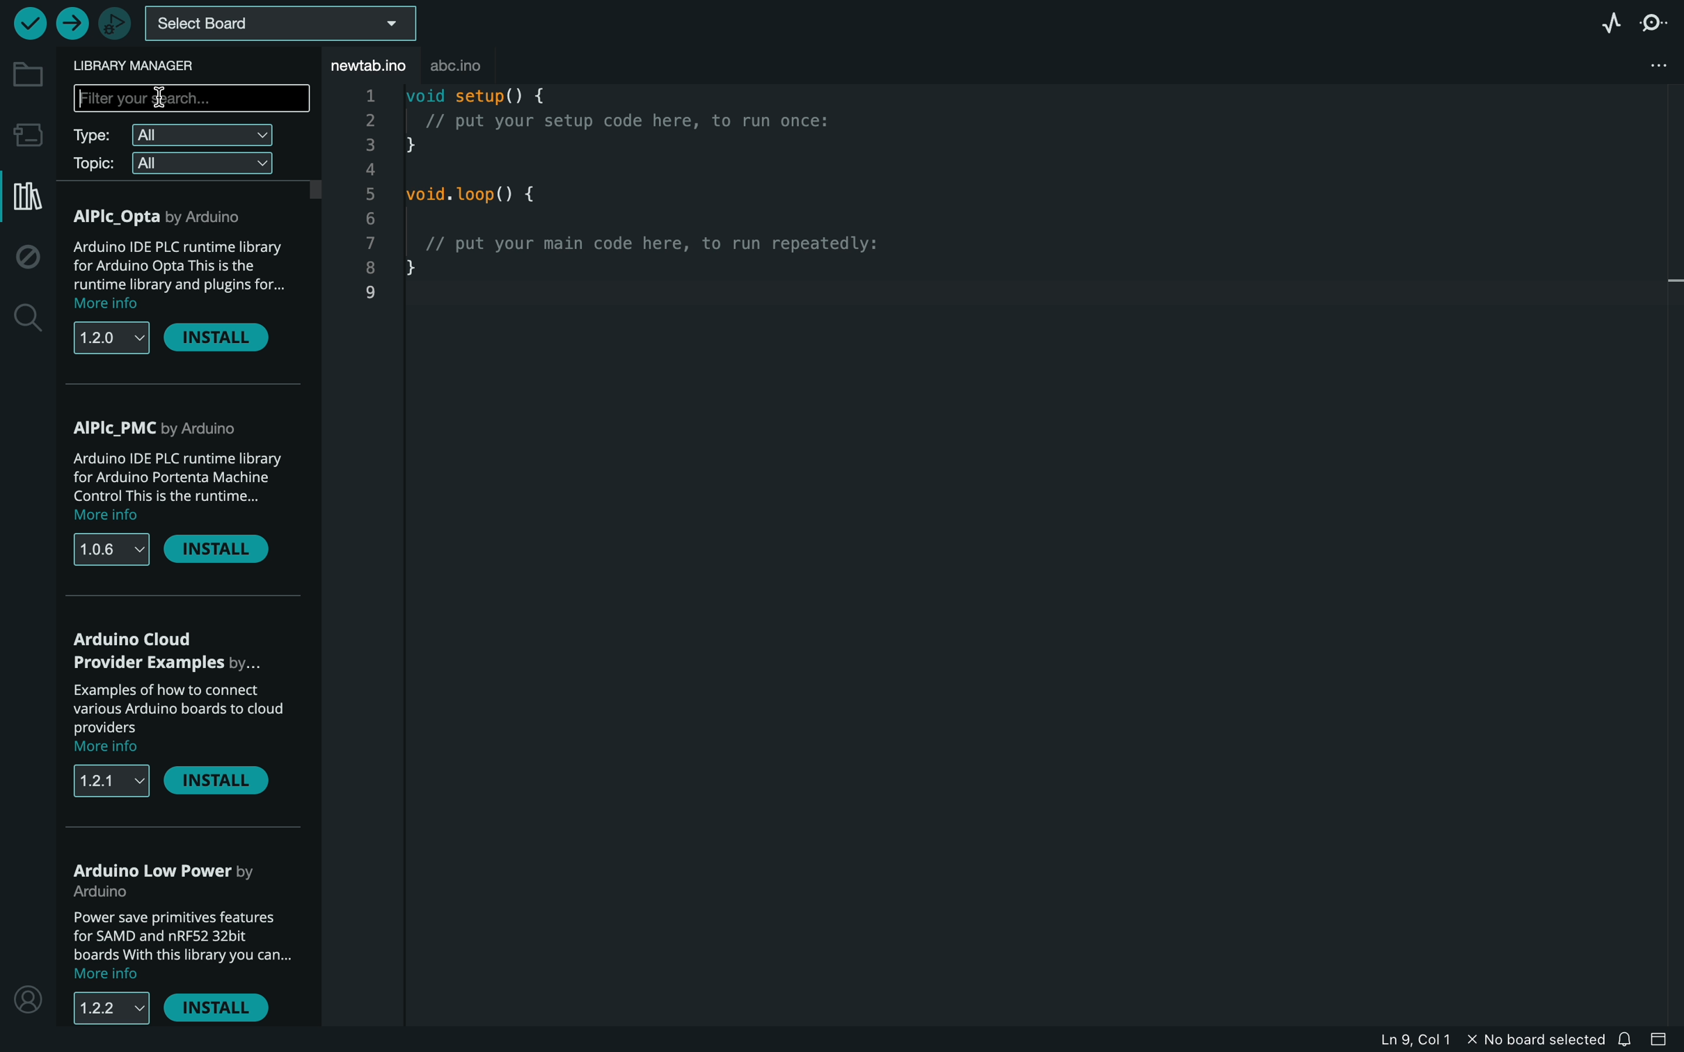  What do you see at coordinates (1655, 63) in the screenshot?
I see `files setting` at bounding box center [1655, 63].